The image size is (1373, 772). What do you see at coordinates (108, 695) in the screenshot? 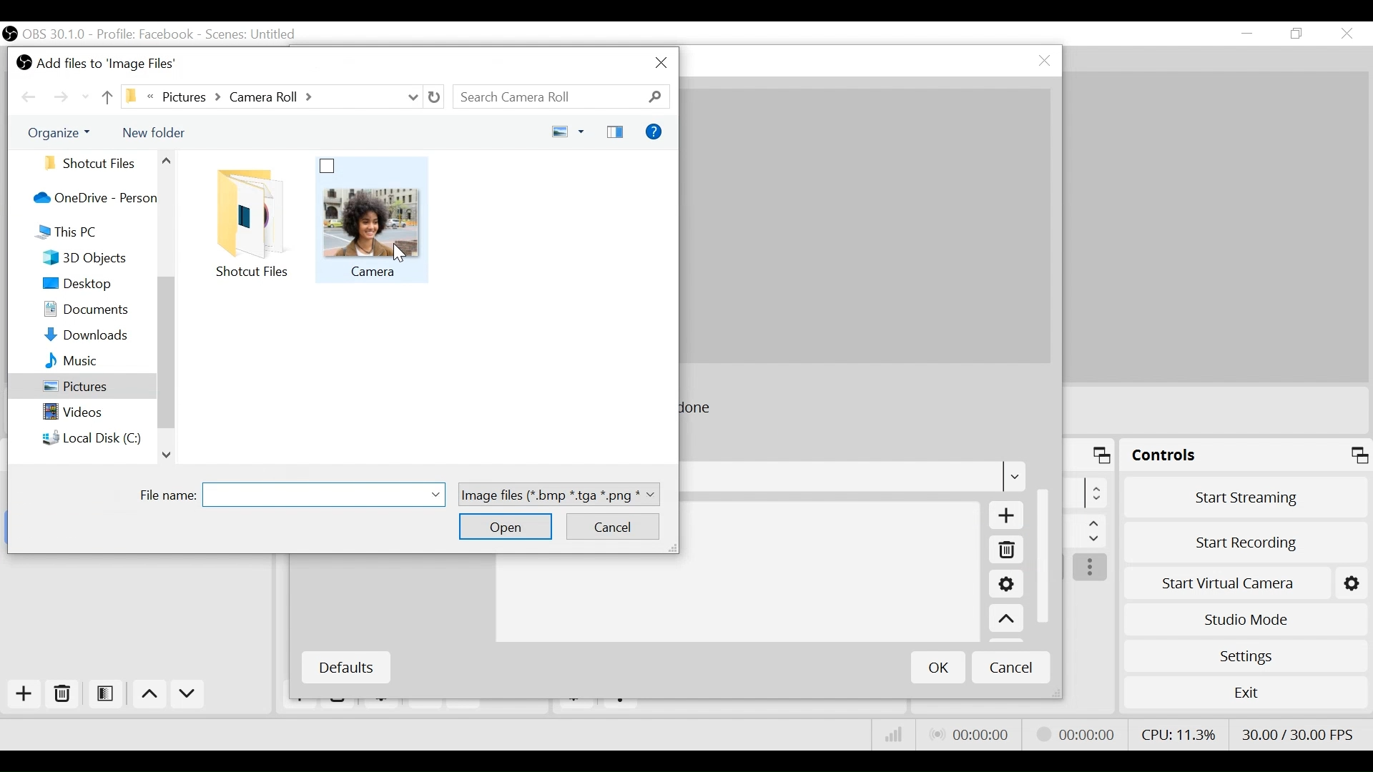
I see `Open Scene Filter` at bounding box center [108, 695].